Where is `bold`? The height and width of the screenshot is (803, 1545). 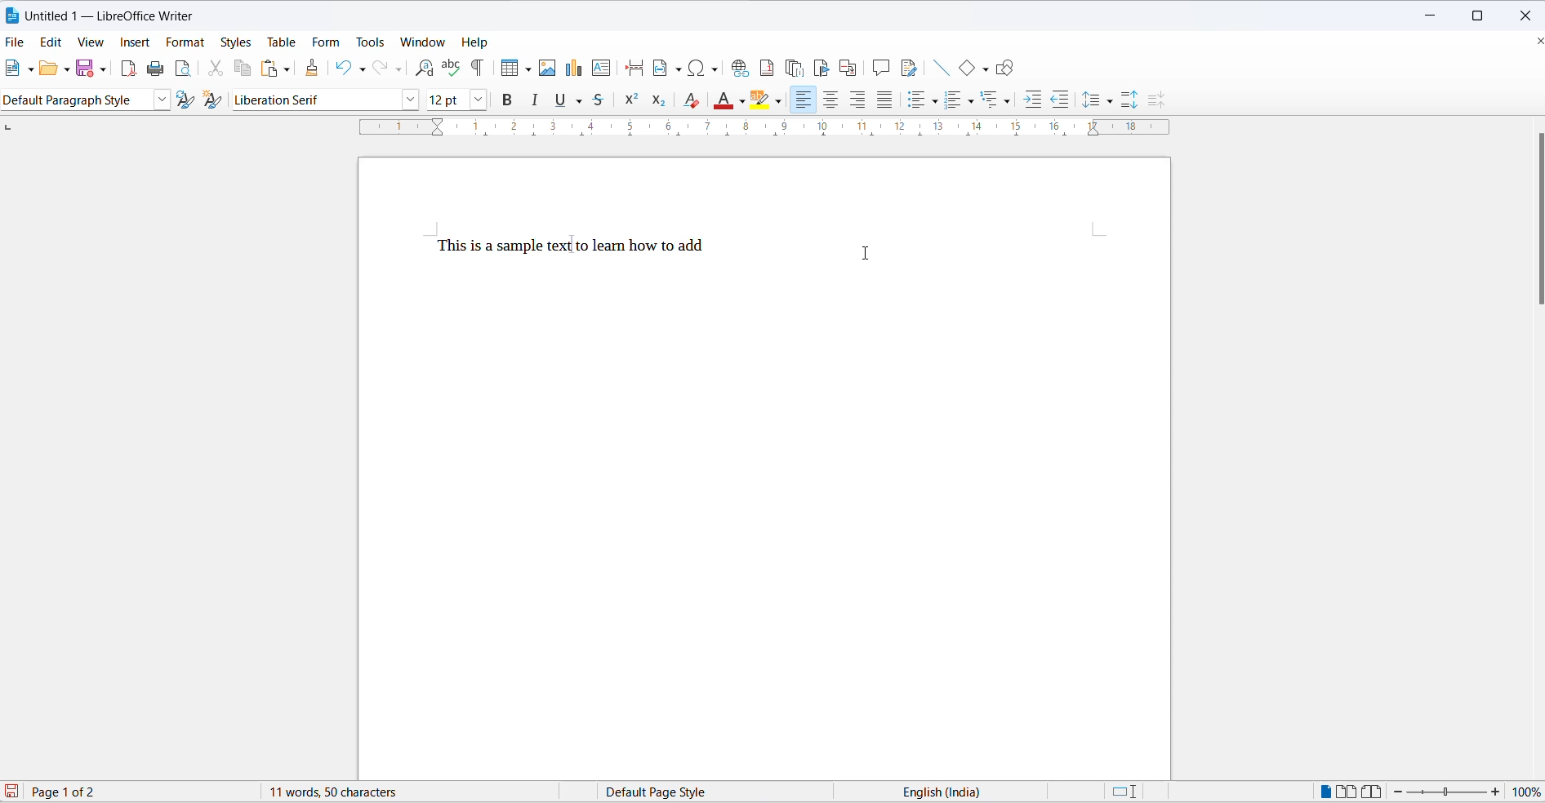 bold is located at coordinates (507, 100).